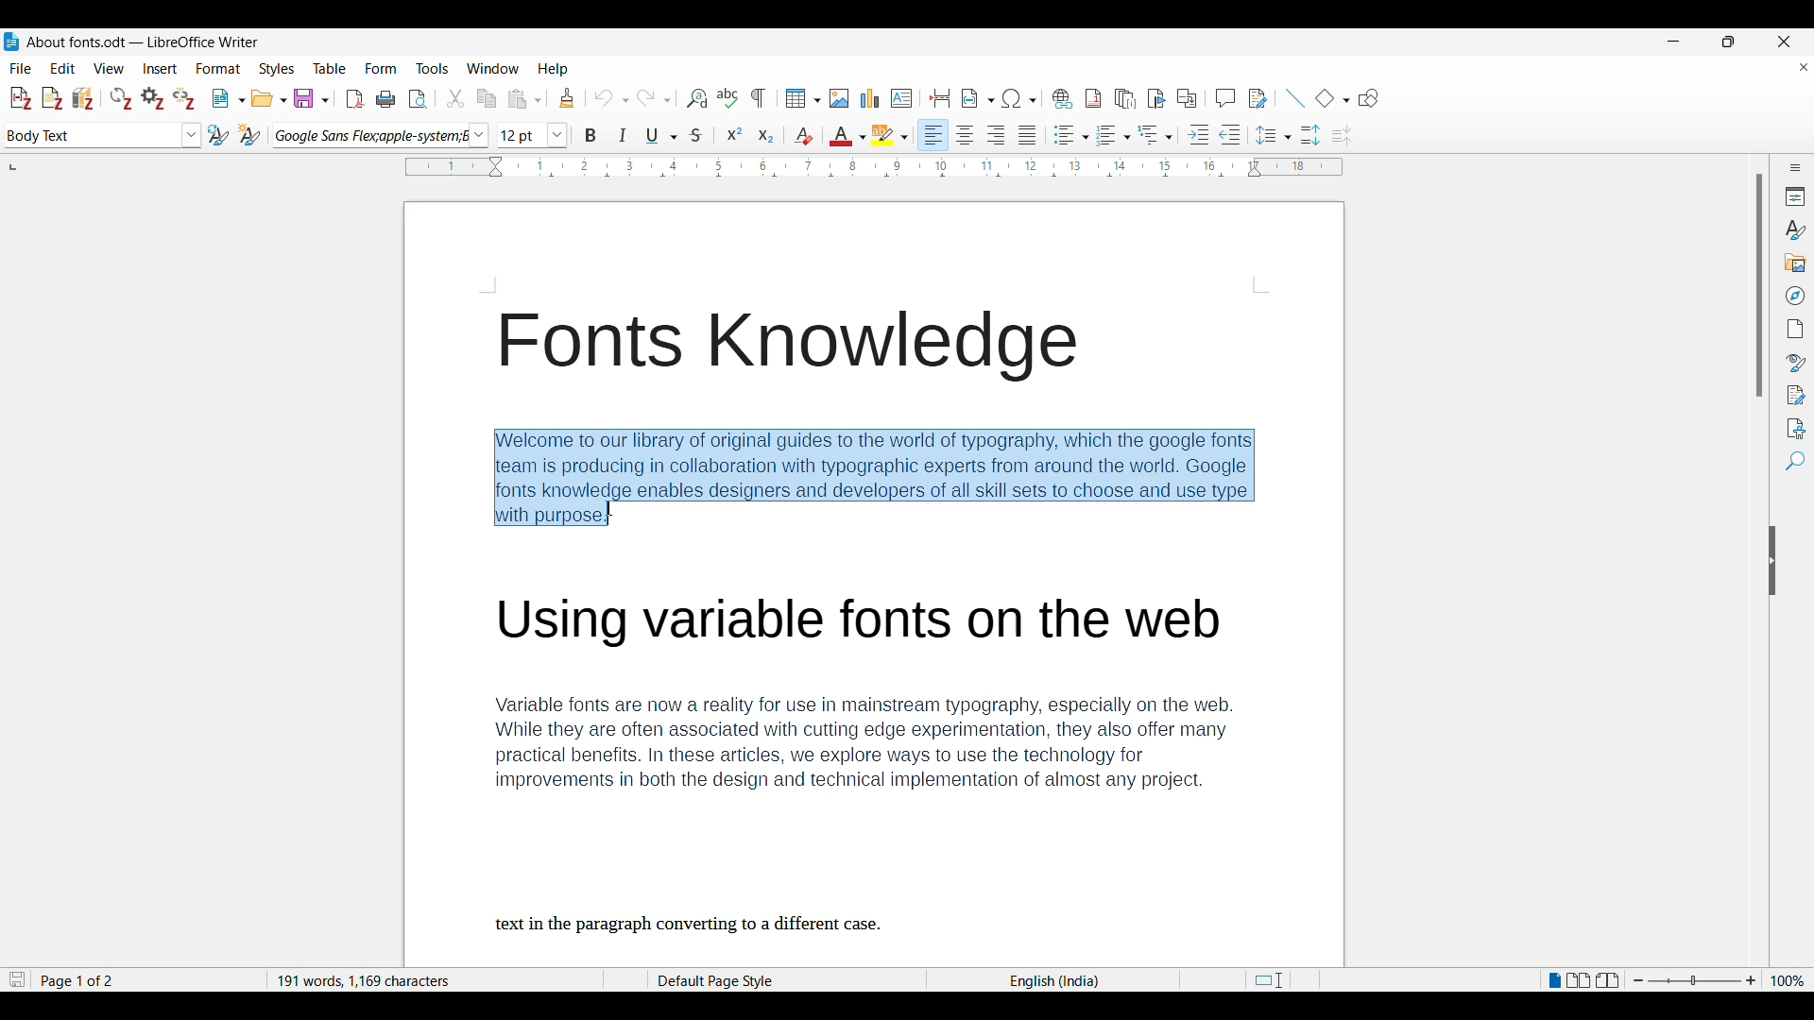 Image resolution: width=1814 pixels, height=1020 pixels. What do you see at coordinates (250, 135) in the screenshot?
I see `New style from selection` at bounding box center [250, 135].